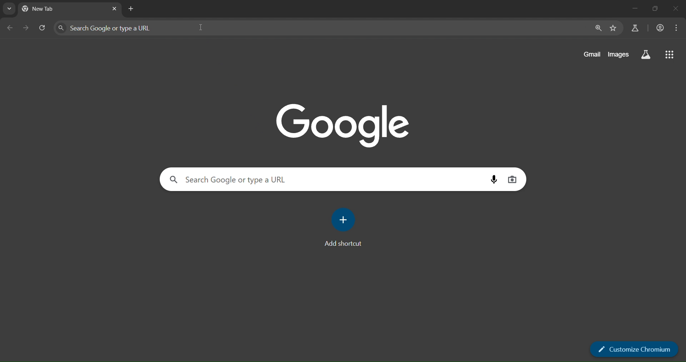  Describe the element at coordinates (26, 30) in the screenshot. I see `go  forward one page` at that location.